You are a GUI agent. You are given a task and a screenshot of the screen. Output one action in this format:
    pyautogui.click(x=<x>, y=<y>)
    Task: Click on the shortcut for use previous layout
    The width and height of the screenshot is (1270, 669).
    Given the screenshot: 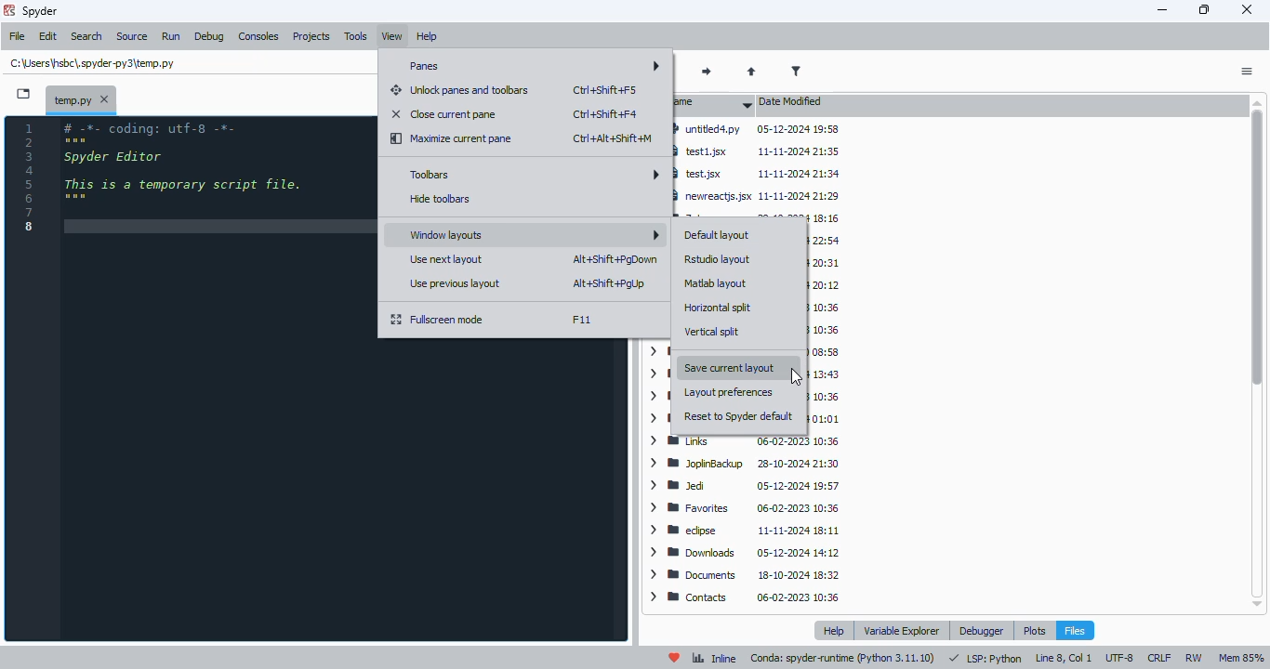 What is the action you would take?
    pyautogui.click(x=609, y=284)
    